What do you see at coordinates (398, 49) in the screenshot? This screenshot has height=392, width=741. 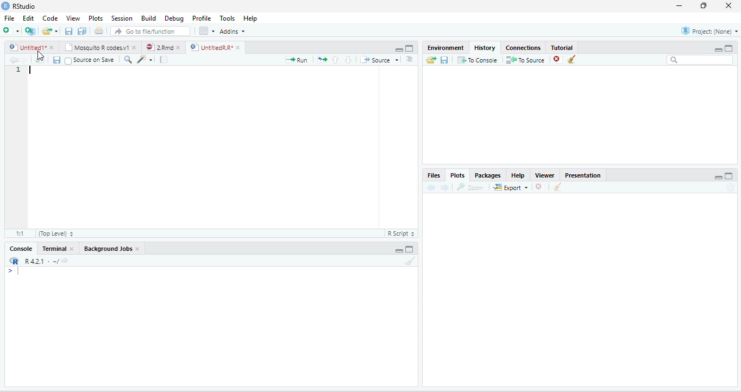 I see `Minimize` at bounding box center [398, 49].